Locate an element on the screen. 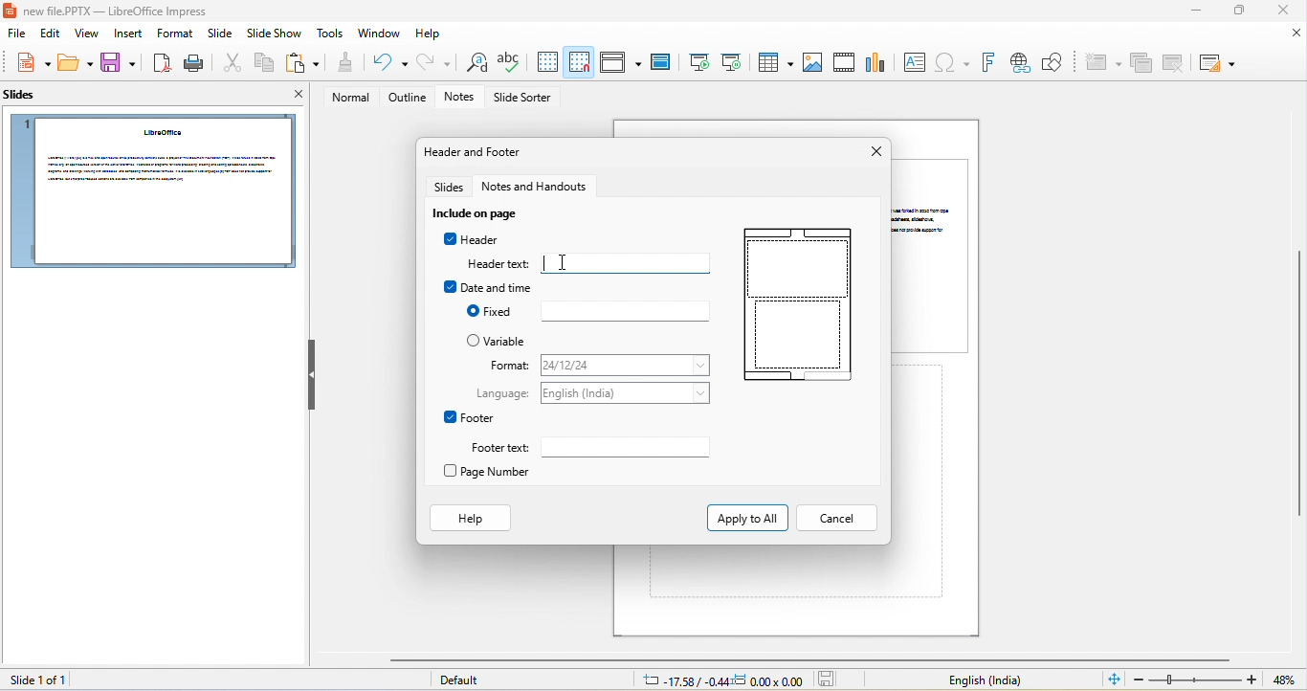 Image resolution: width=1307 pixels, height=691 pixels. Footer text: is located at coordinates (495, 448).